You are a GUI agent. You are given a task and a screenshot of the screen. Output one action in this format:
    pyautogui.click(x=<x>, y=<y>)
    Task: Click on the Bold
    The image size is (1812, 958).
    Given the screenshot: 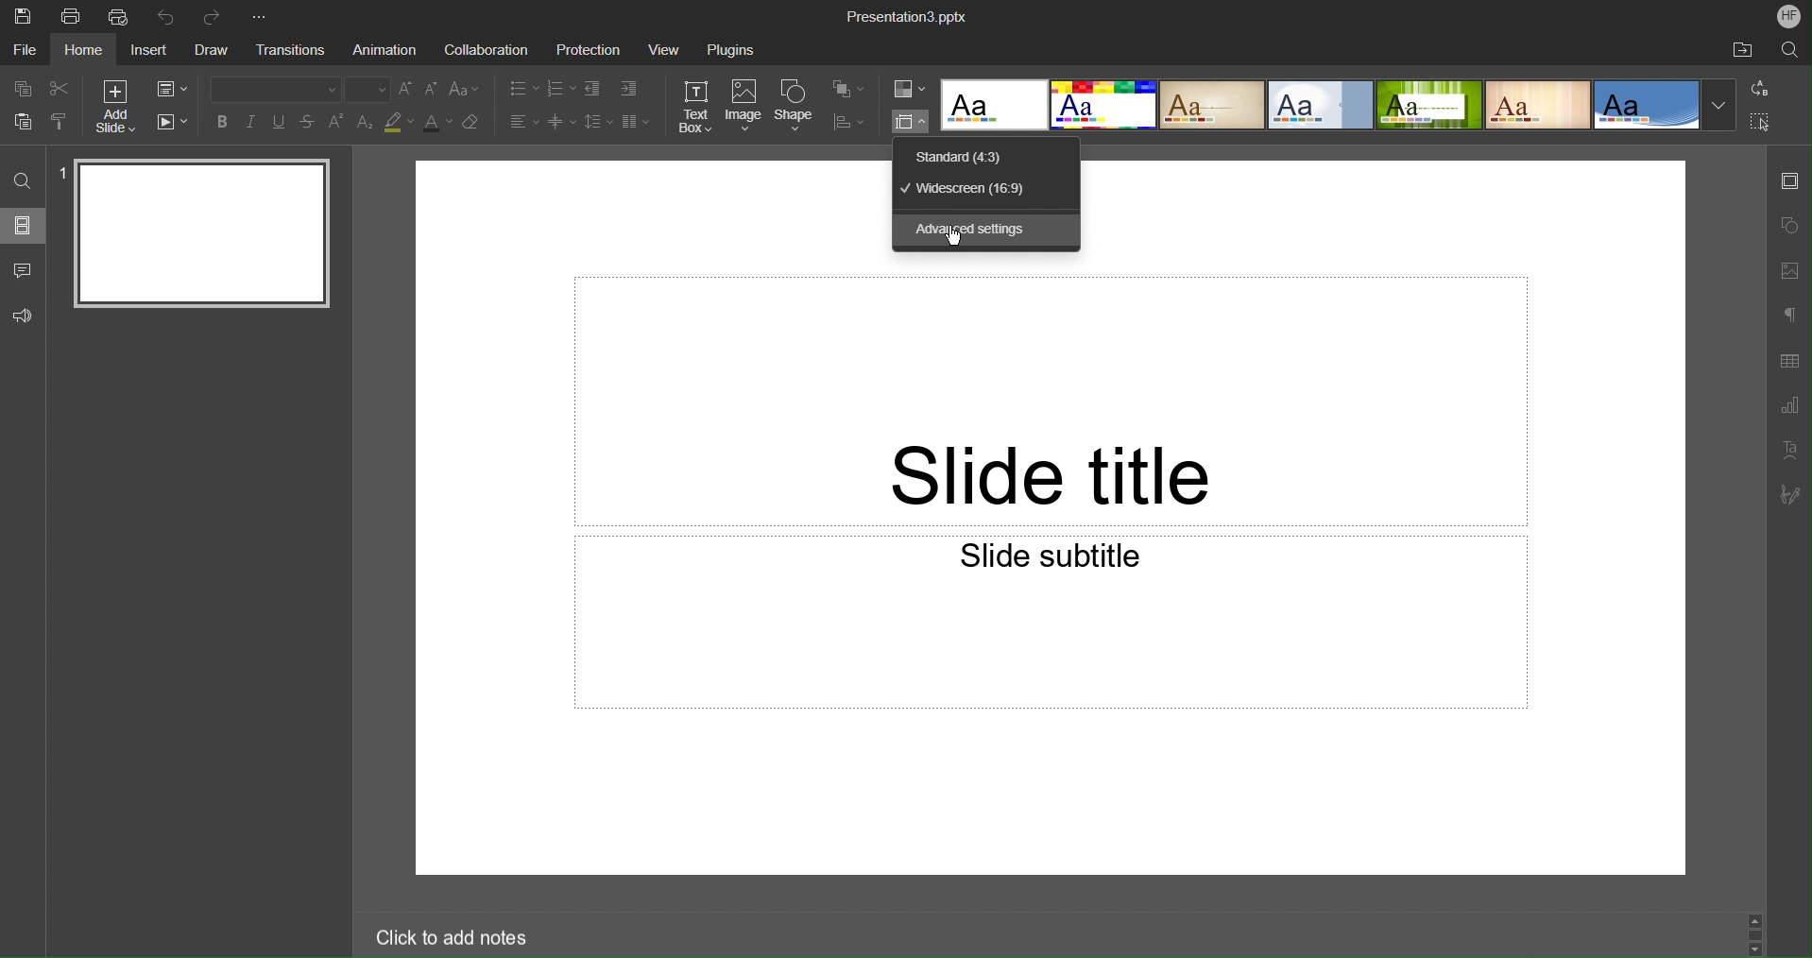 What is the action you would take?
    pyautogui.click(x=220, y=123)
    